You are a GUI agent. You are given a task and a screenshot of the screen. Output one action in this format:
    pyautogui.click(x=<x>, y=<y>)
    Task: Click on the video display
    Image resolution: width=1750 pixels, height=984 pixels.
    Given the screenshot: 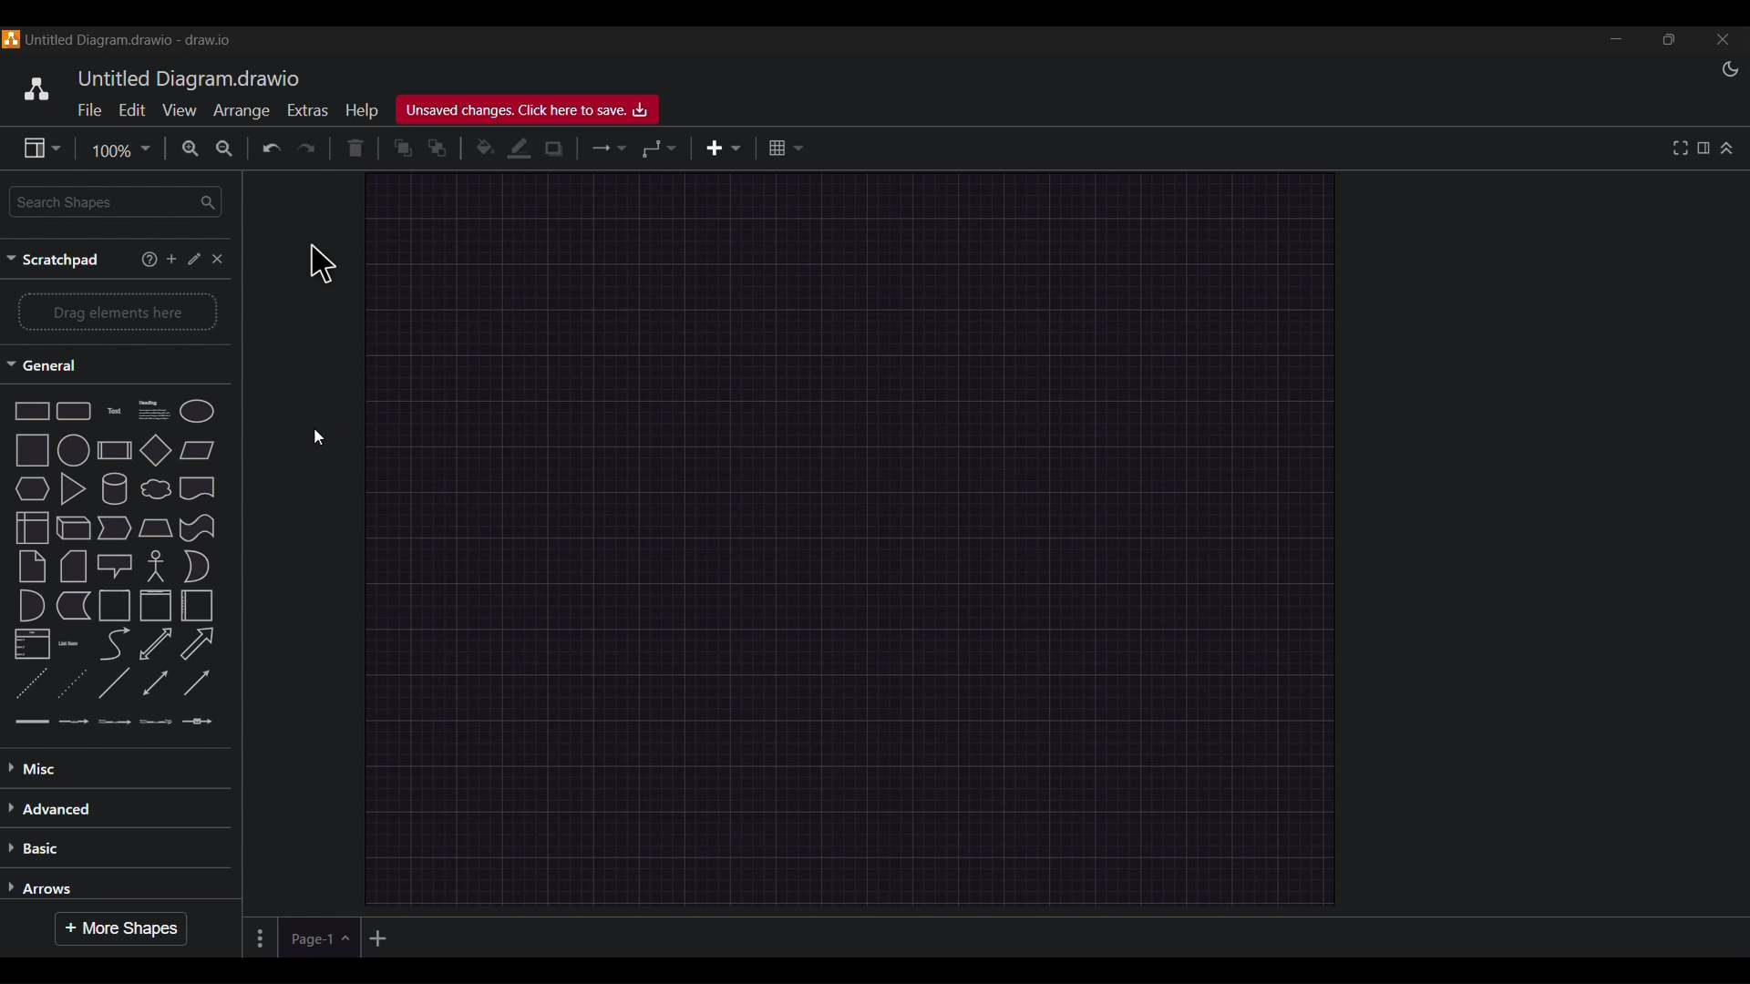 What is the action you would take?
    pyautogui.click(x=875, y=490)
    